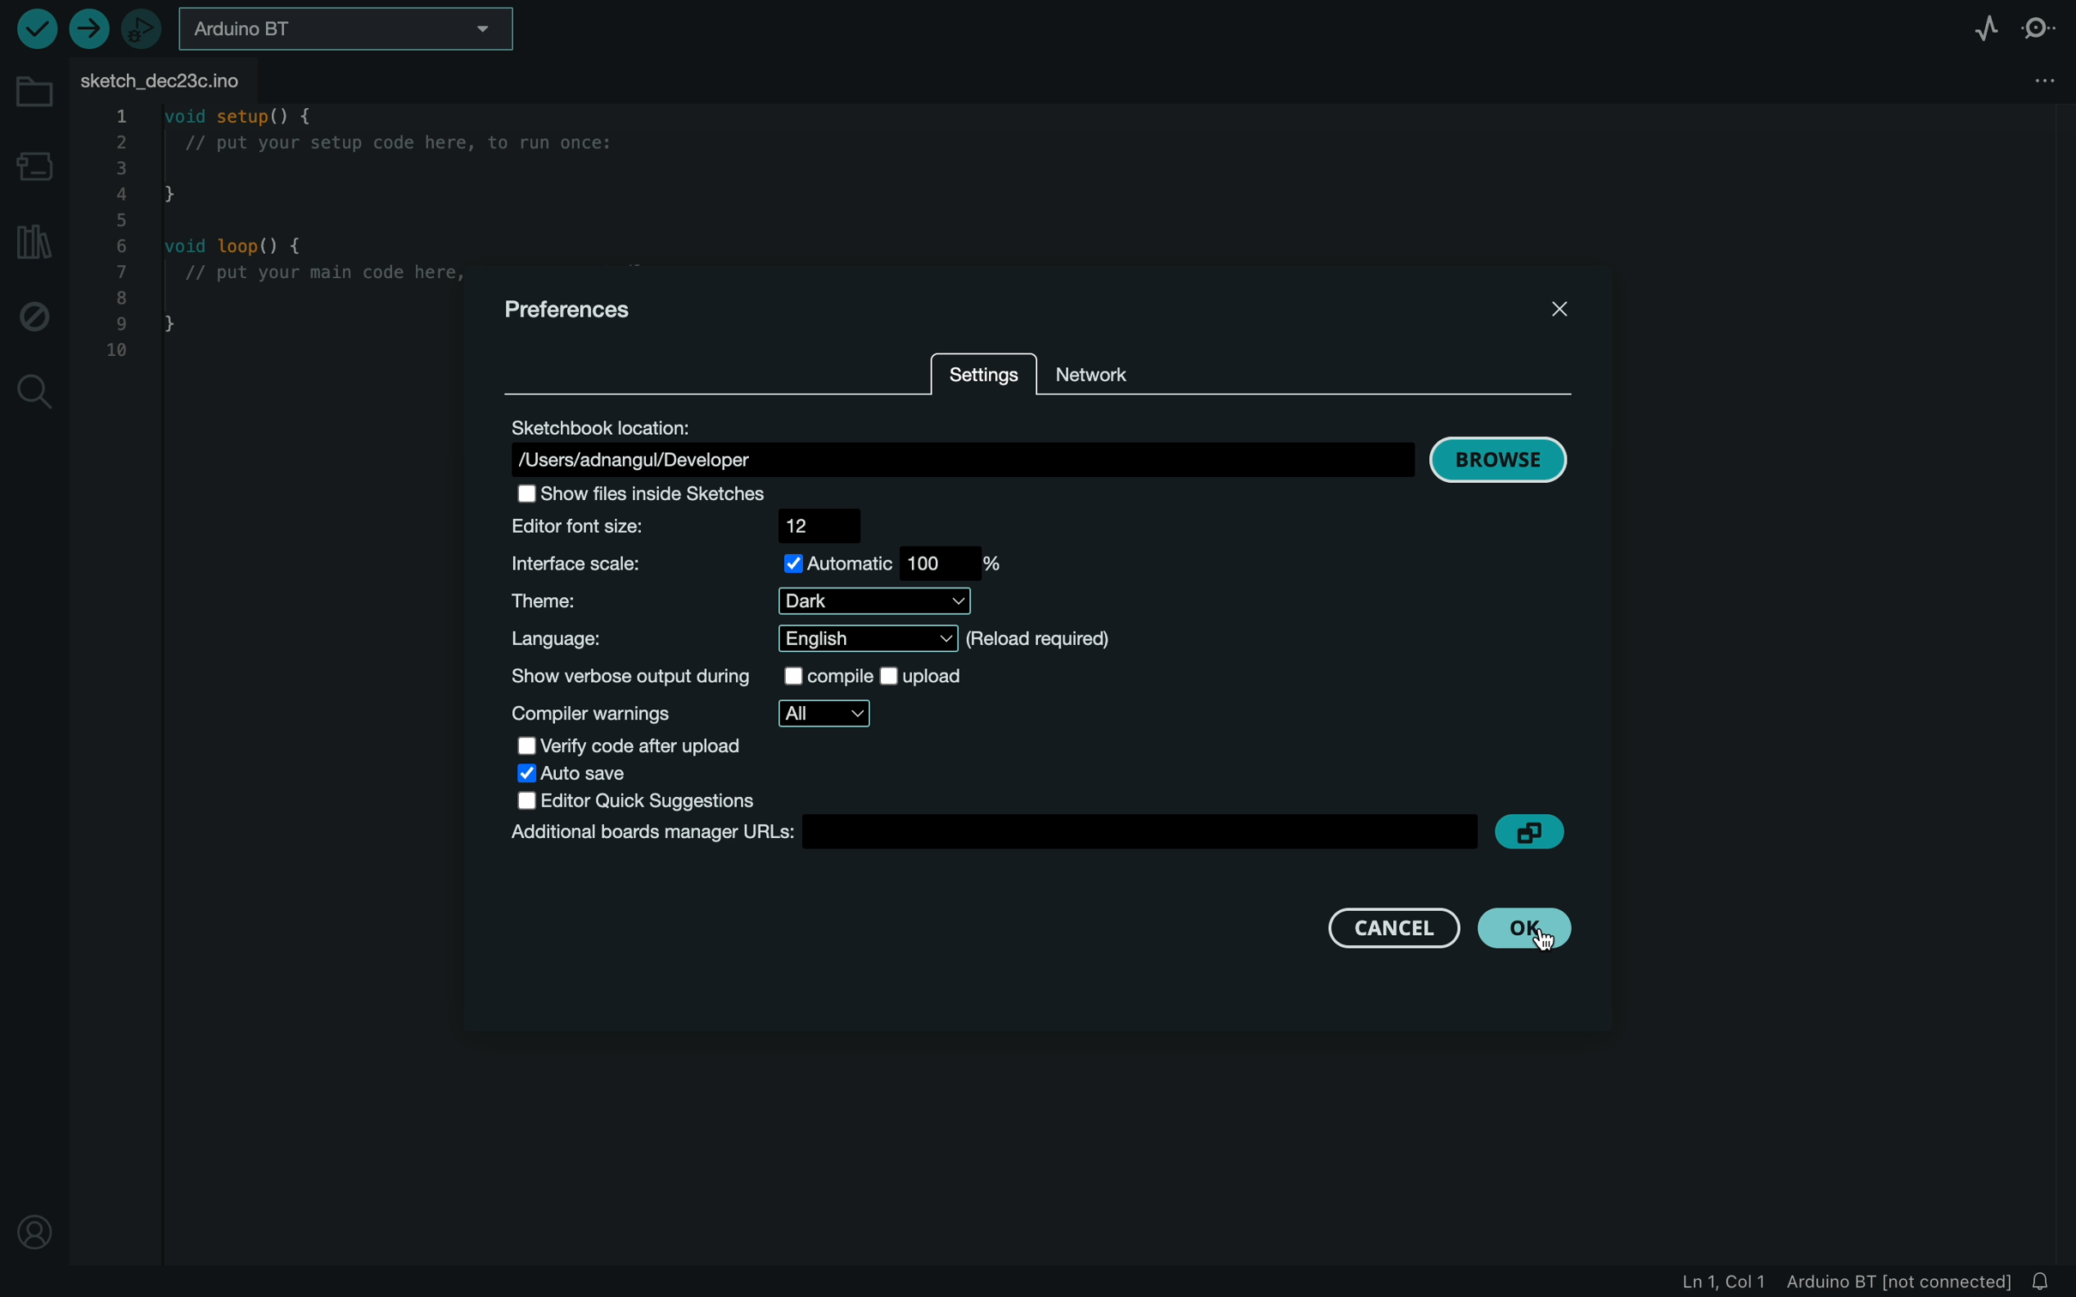 This screenshot has height=1297, width=2076. I want to click on FILE TAB, so click(172, 84).